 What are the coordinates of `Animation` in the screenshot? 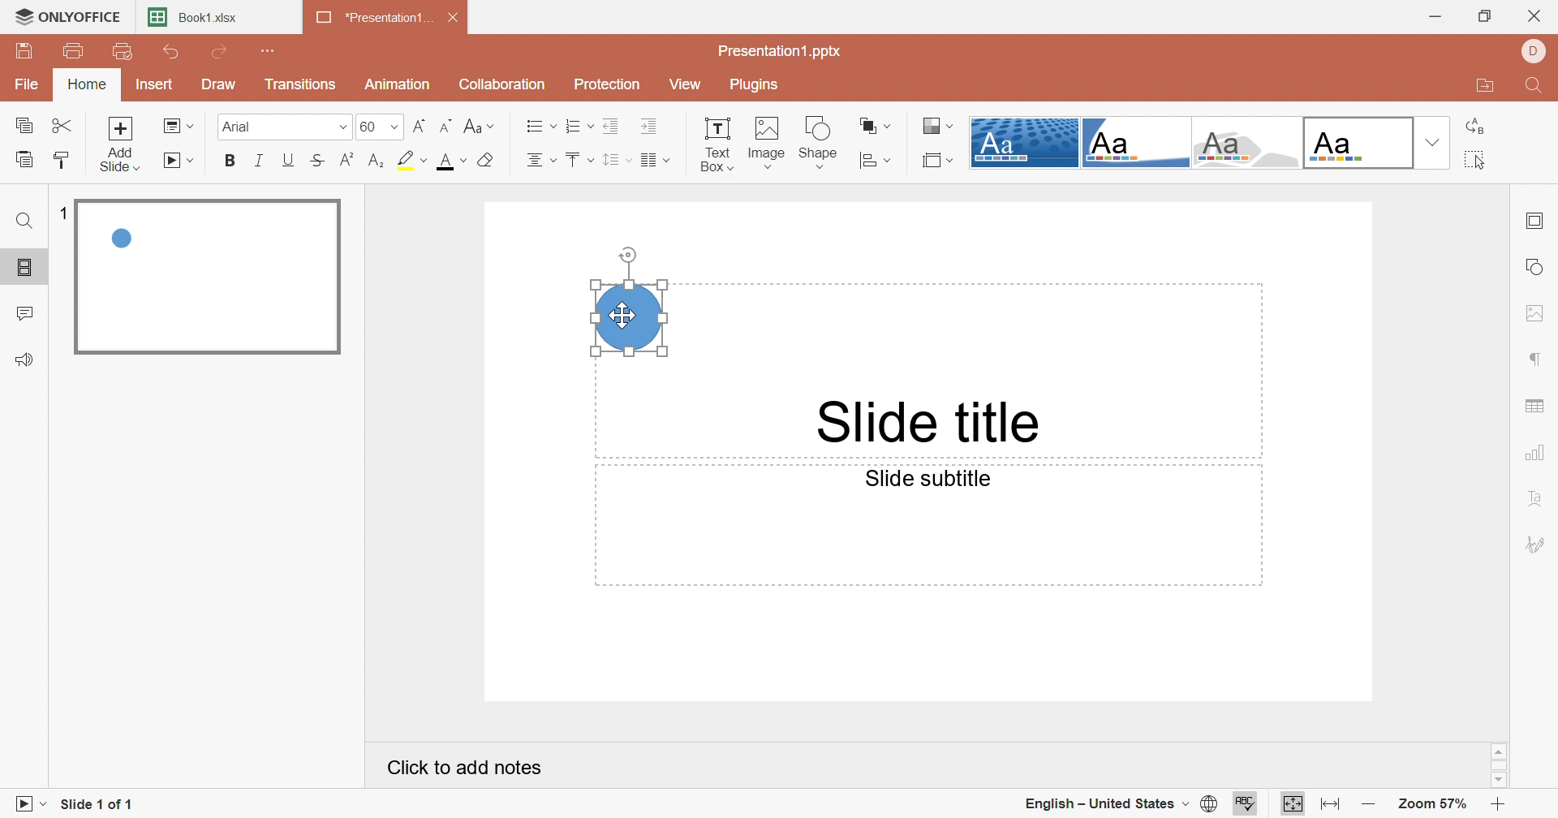 It's located at (398, 83).